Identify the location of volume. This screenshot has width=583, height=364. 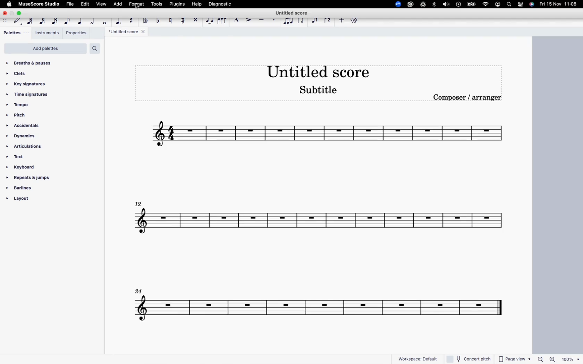
(447, 5).